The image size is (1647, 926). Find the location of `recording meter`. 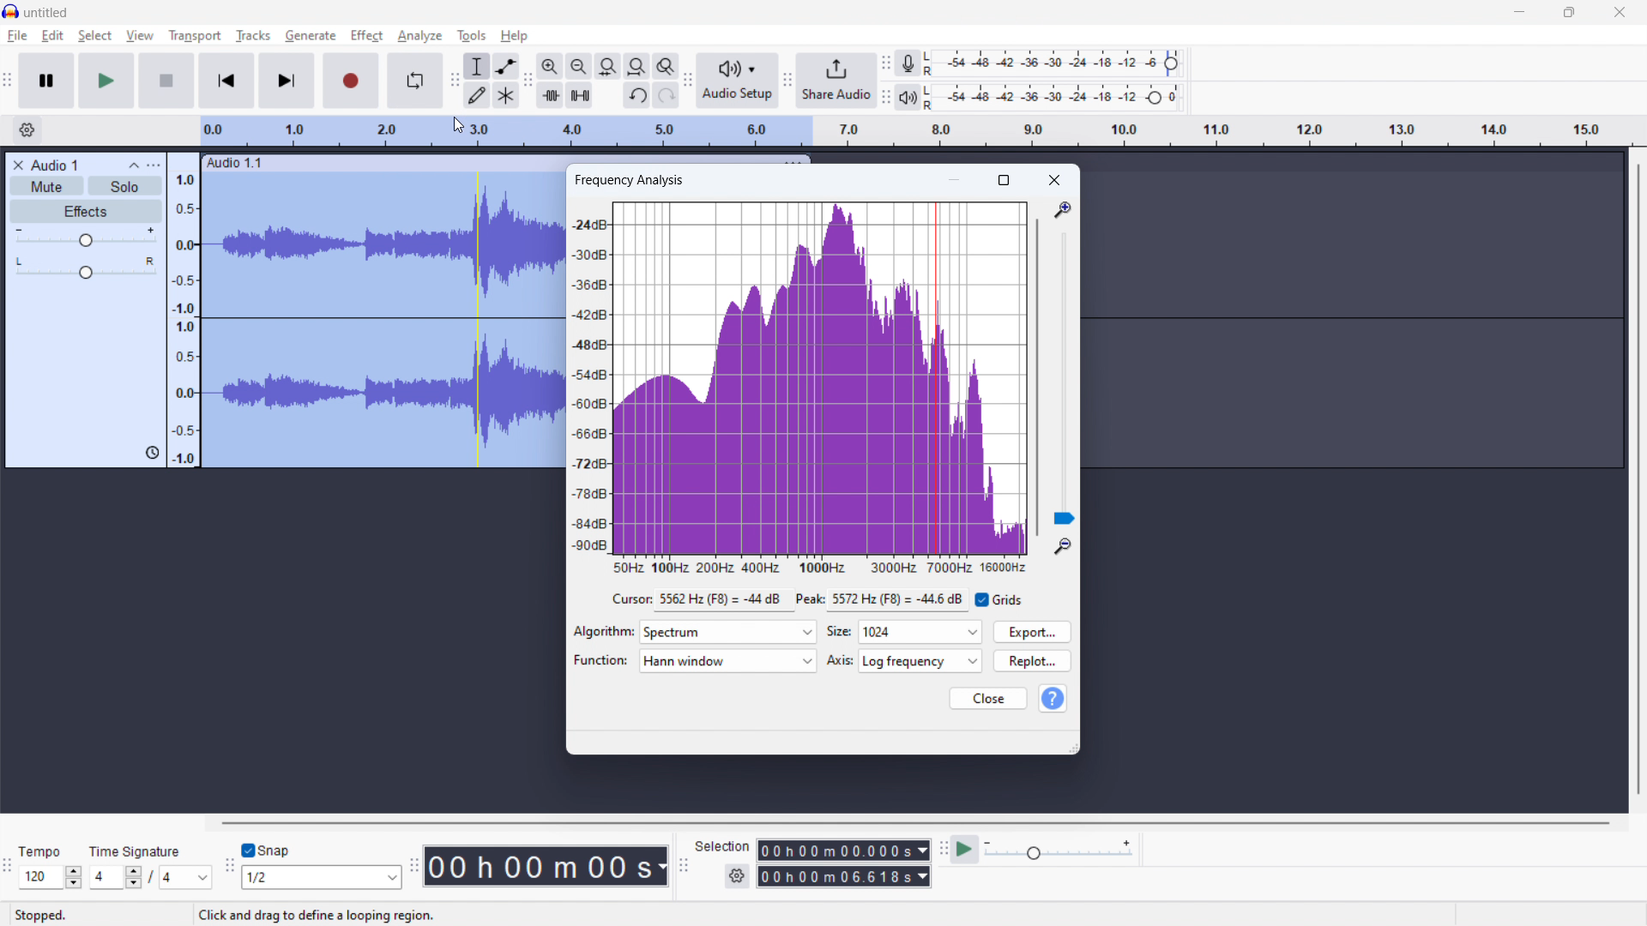

recording meter is located at coordinates (908, 63).